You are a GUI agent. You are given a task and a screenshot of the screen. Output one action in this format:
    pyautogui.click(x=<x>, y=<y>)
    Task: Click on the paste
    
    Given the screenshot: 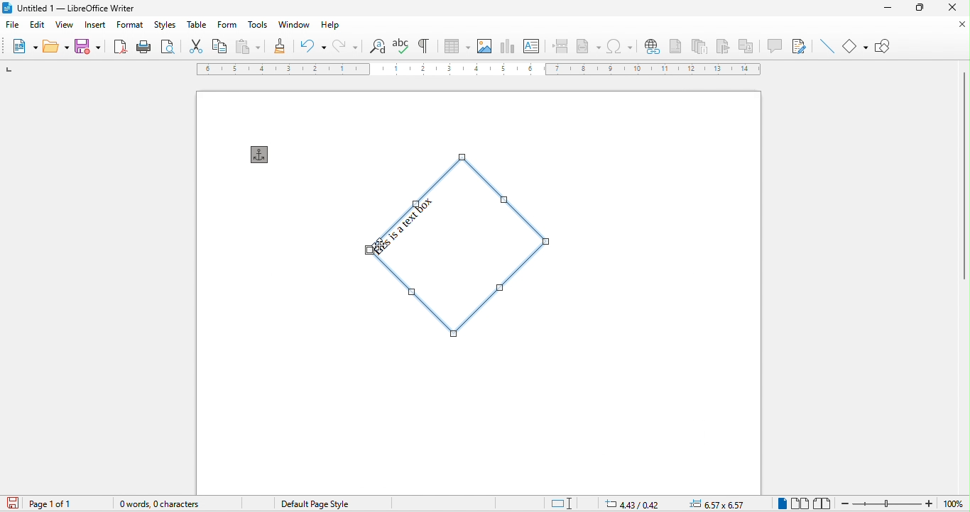 What is the action you would take?
    pyautogui.click(x=247, y=47)
    